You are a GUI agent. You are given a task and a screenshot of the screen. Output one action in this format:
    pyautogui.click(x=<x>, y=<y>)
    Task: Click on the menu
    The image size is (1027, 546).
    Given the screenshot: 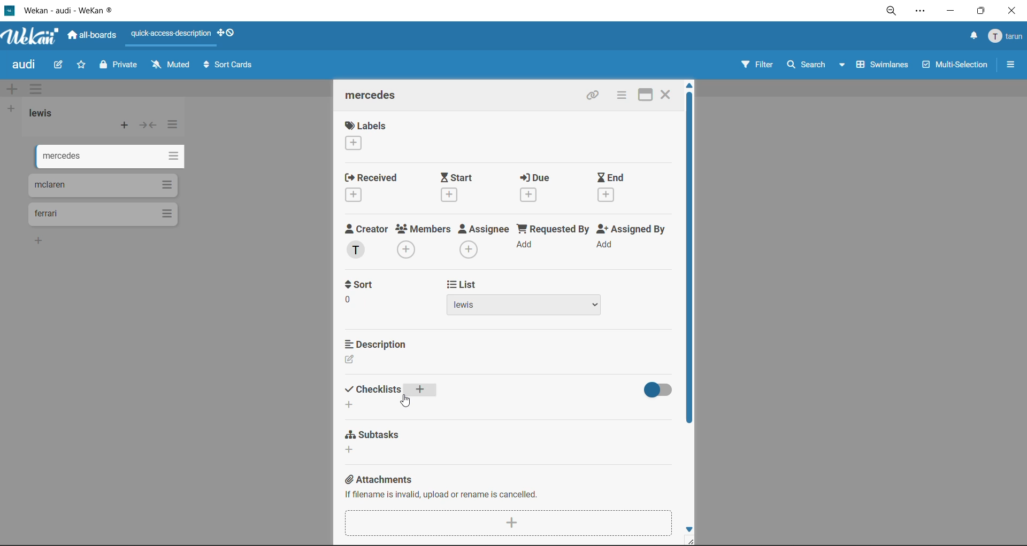 What is the action you would take?
    pyautogui.click(x=1007, y=37)
    